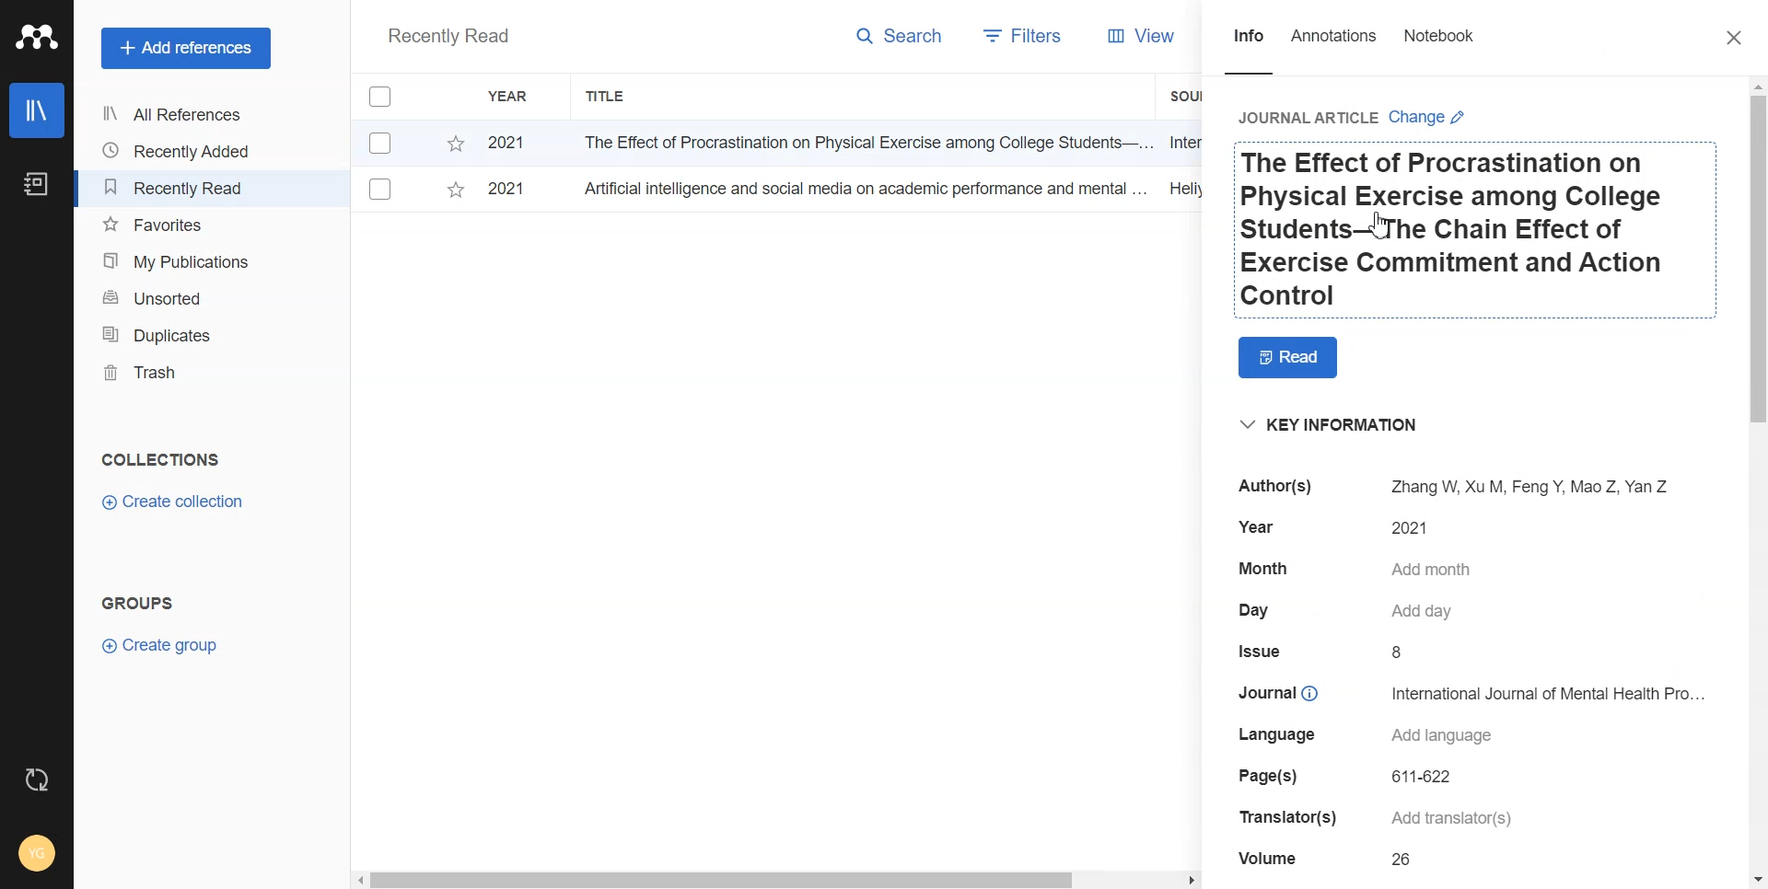 This screenshot has height=889, width=1768. Describe the element at coordinates (180, 334) in the screenshot. I see `Duplicates` at that location.